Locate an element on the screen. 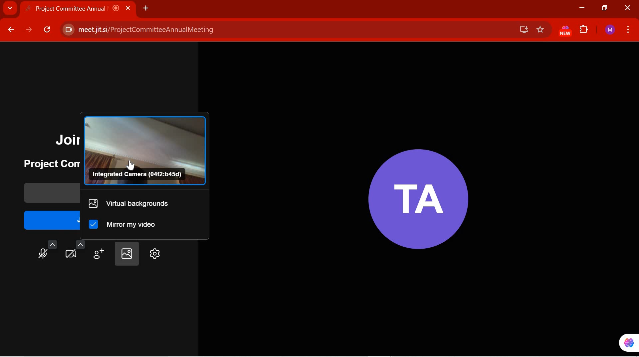 This screenshot has width=639, height=357. CLOSE is located at coordinates (626, 8).